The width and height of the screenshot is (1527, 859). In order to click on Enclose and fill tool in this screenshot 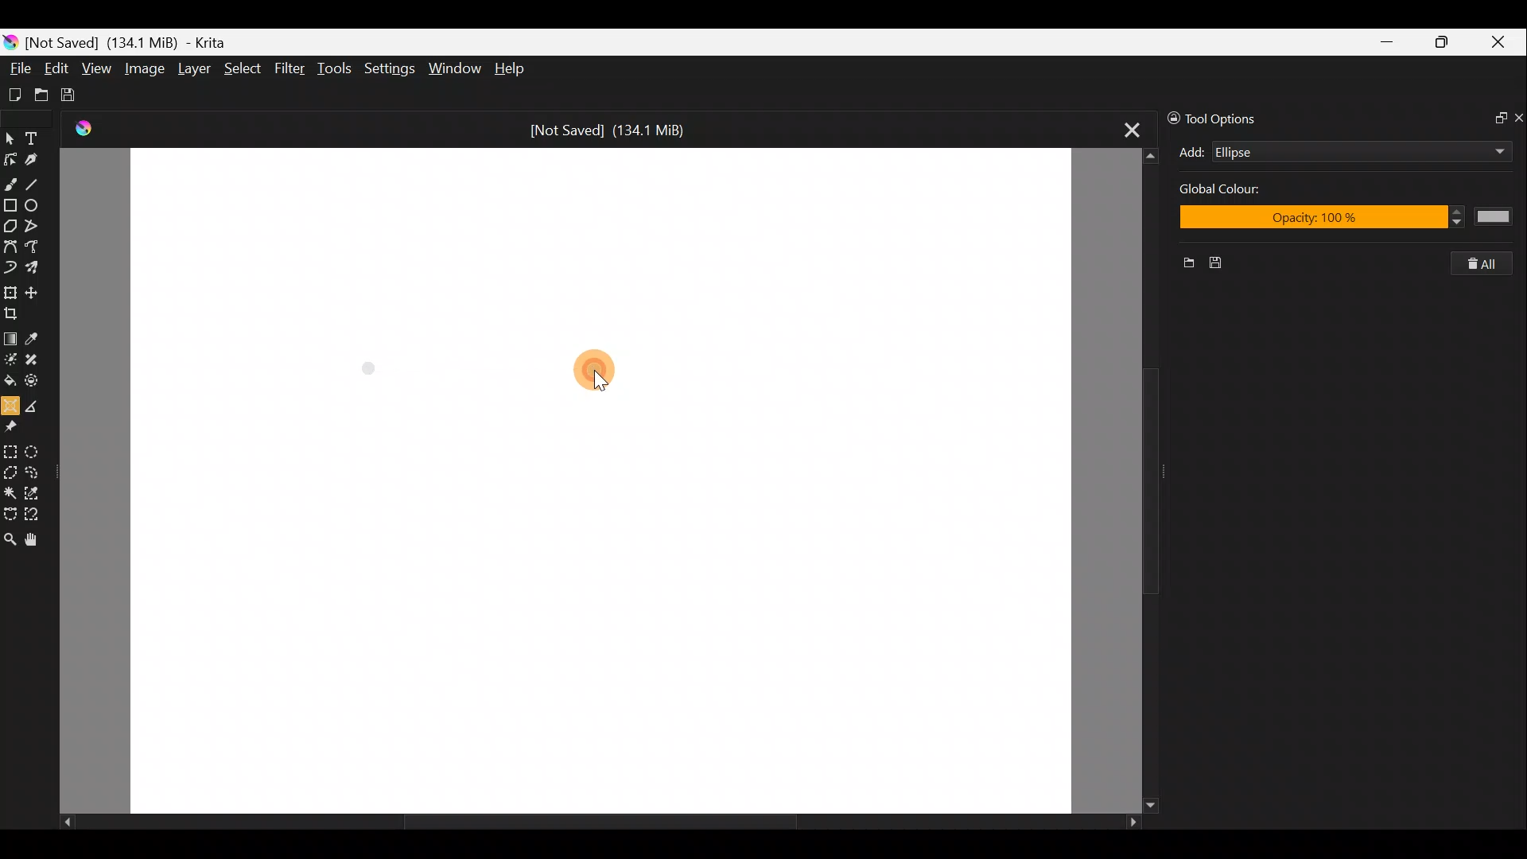, I will do `click(39, 383)`.